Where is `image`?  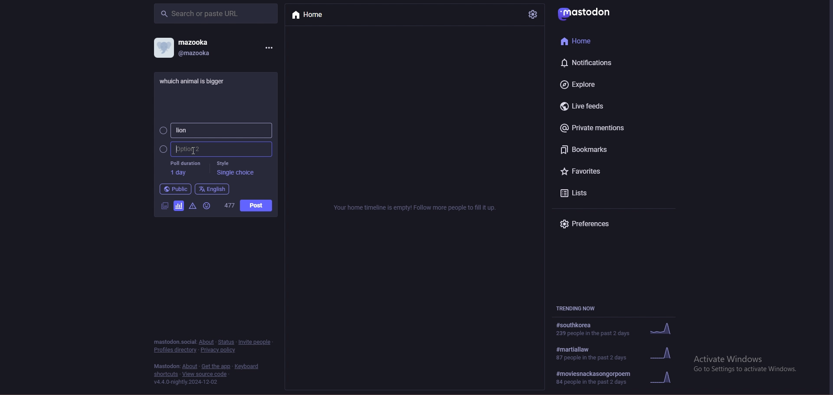
image is located at coordinates (164, 206).